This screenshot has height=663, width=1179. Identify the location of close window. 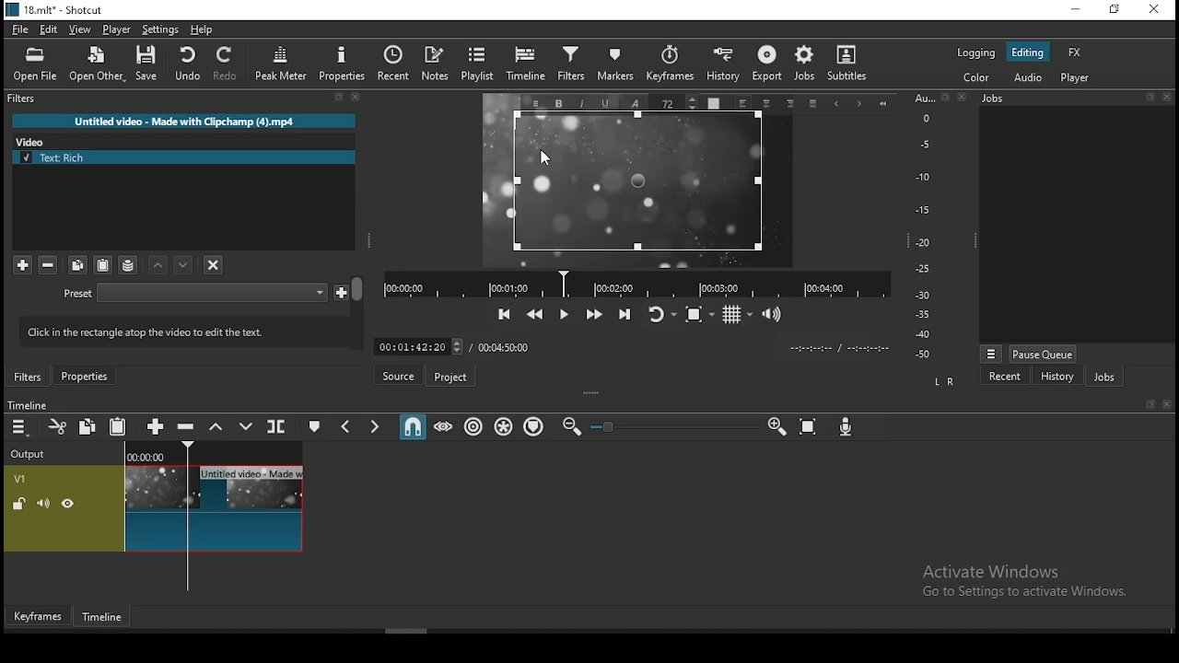
(1156, 9).